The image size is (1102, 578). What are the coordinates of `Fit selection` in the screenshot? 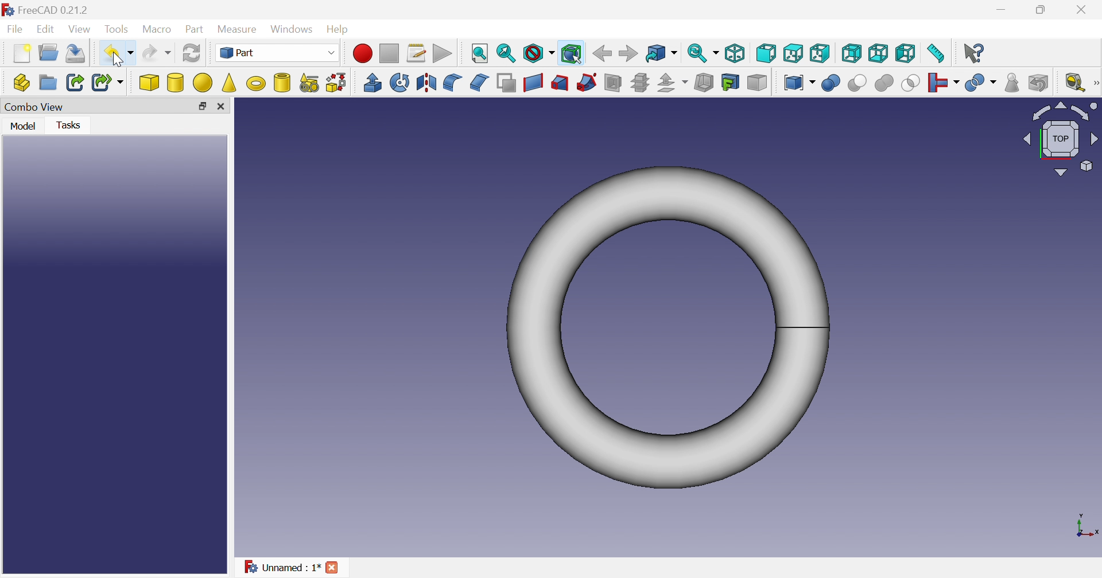 It's located at (507, 53).